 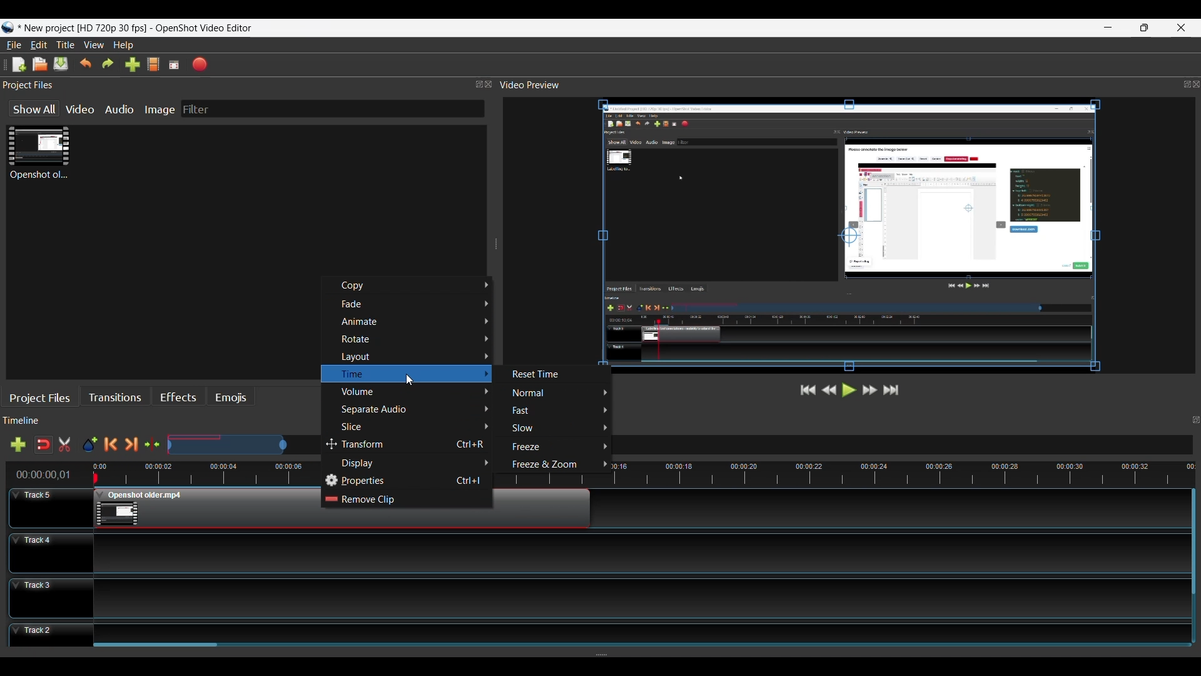 What do you see at coordinates (162, 473) in the screenshot?
I see `Timeline` at bounding box center [162, 473].